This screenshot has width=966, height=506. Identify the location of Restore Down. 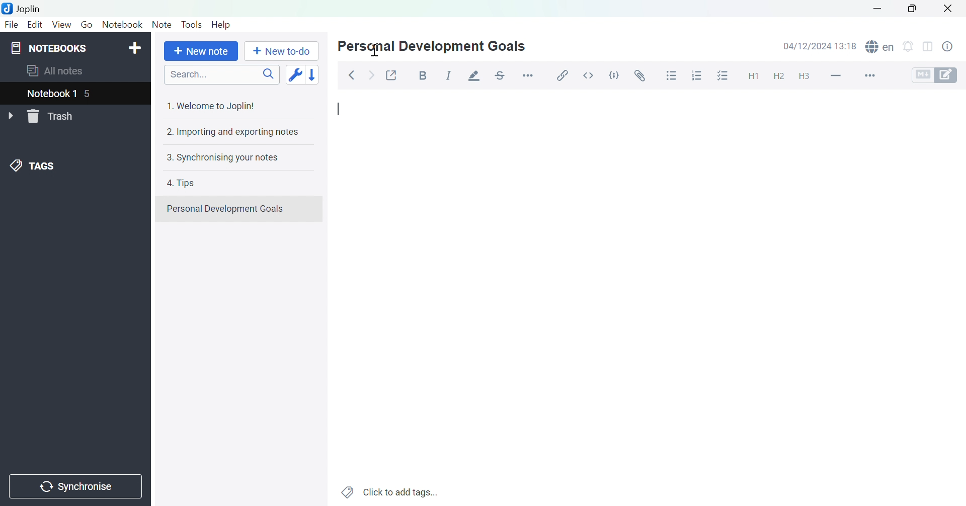
(913, 11).